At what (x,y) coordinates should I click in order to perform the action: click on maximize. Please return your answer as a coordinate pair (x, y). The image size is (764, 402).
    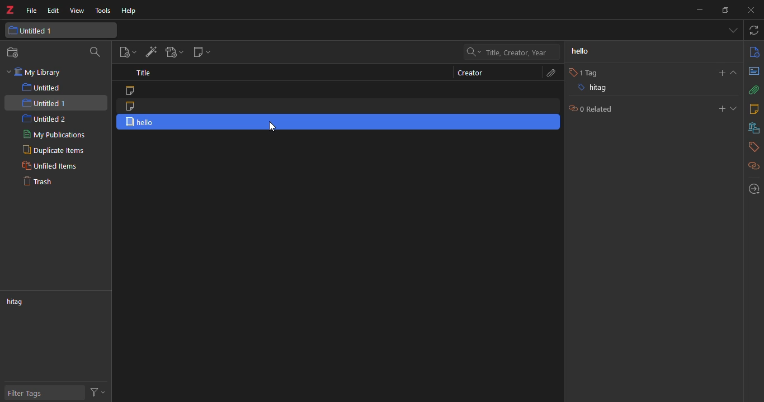
    Looking at the image, I should click on (724, 10).